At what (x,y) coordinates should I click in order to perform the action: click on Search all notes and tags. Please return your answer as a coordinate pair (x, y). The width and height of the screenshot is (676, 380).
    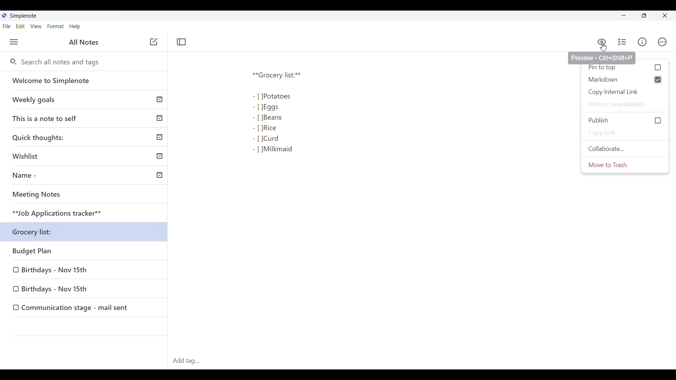
    Looking at the image, I should click on (59, 62).